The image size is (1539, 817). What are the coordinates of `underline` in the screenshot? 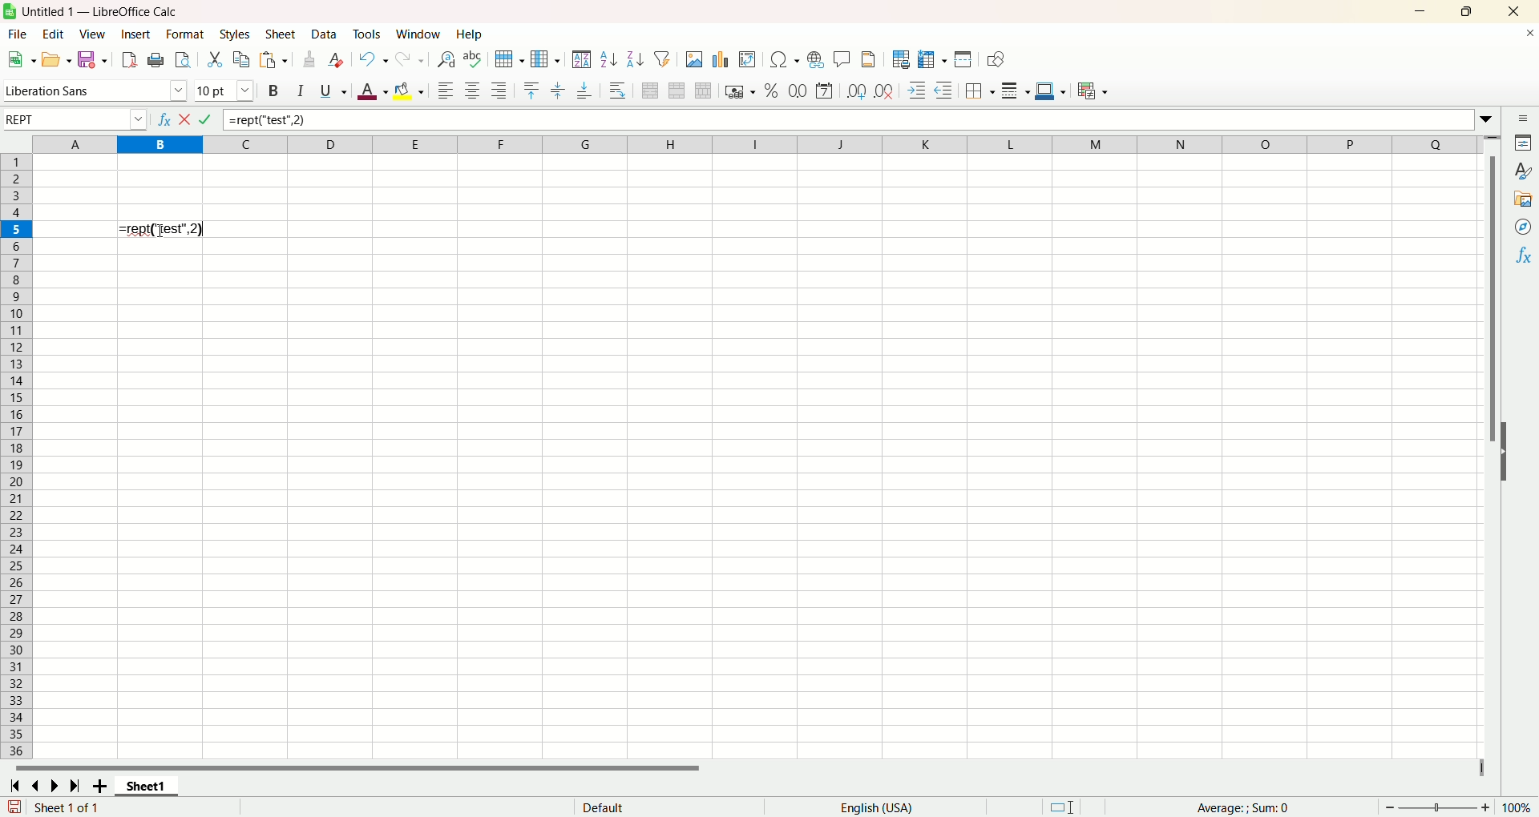 It's located at (331, 91).